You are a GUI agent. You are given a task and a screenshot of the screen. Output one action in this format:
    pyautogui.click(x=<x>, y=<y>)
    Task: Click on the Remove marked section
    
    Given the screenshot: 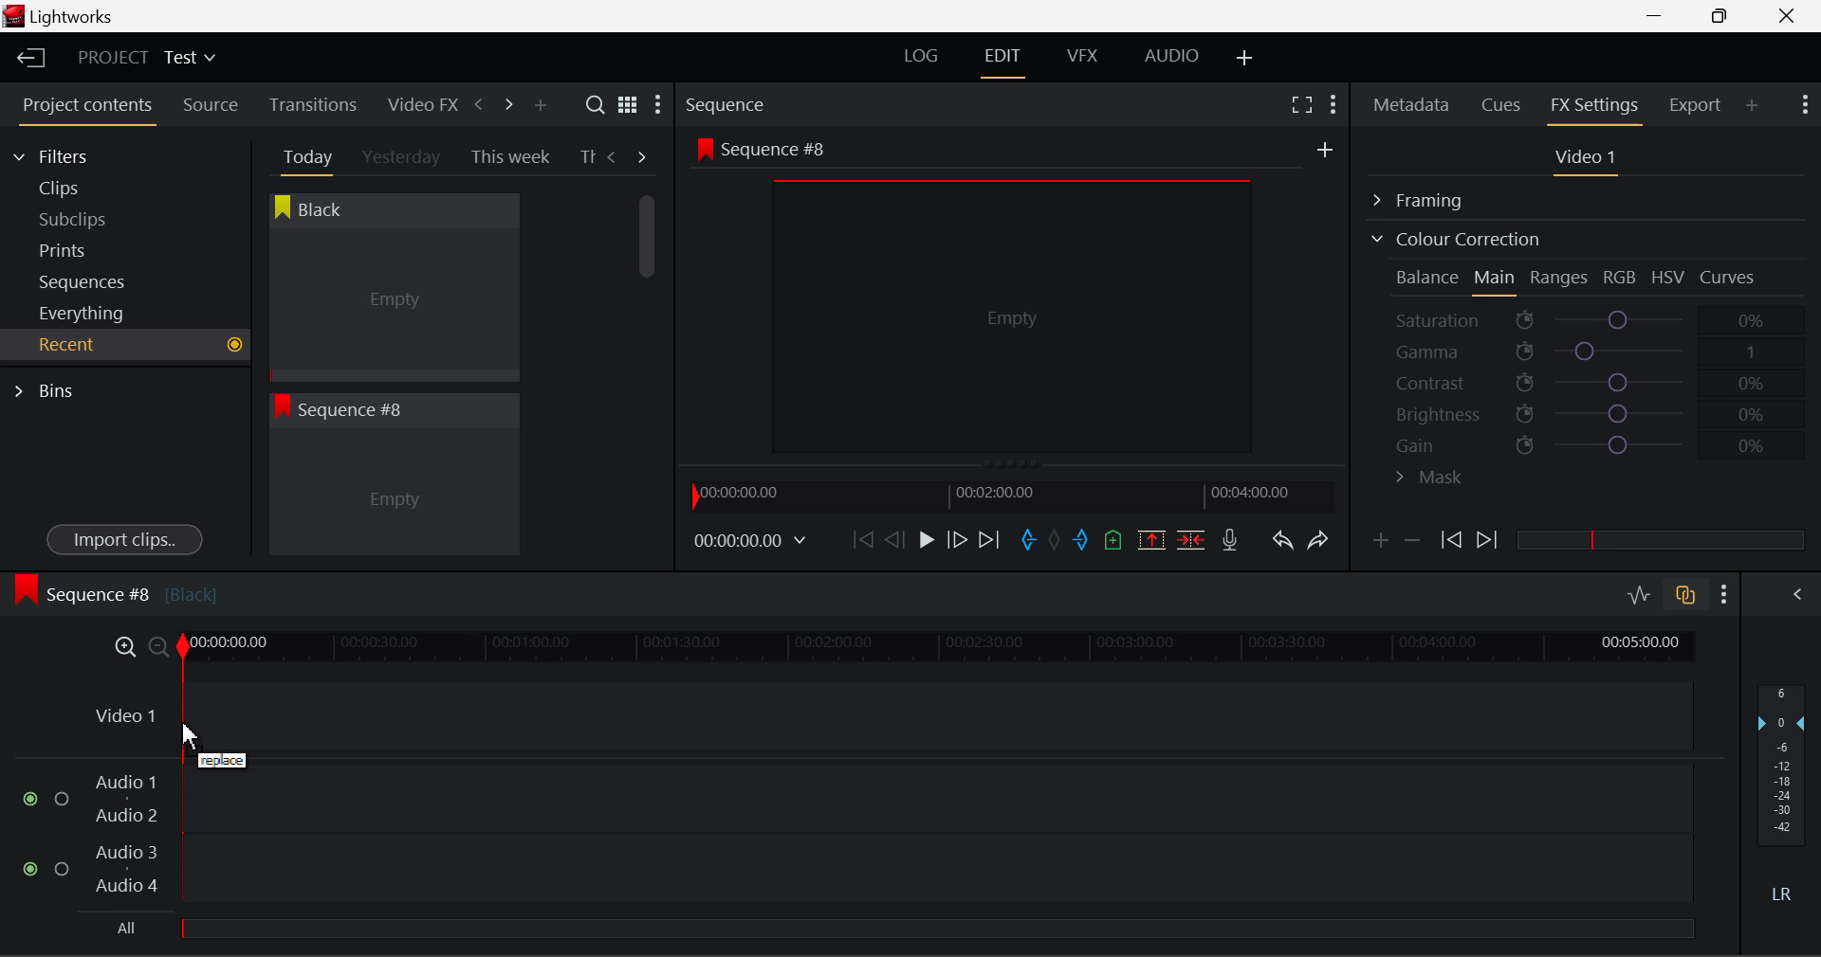 What is the action you would take?
    pyautogui.click(x=1150, y=538)
    